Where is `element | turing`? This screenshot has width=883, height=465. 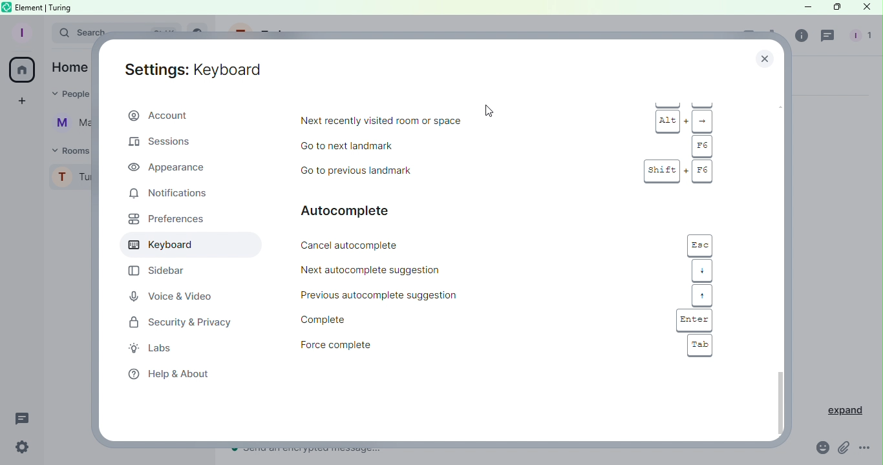 element | turing is located at coordinates (44, 7).